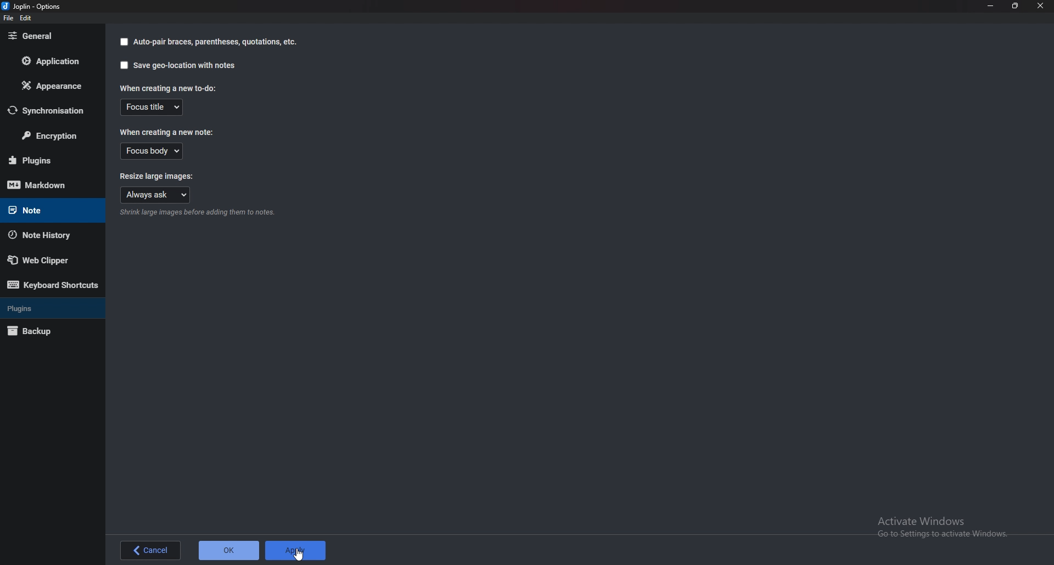 This screenshot has height=565, width=1054. Describe the element at coordinates (8, 19) in the screenshot. I see `file` at that location.